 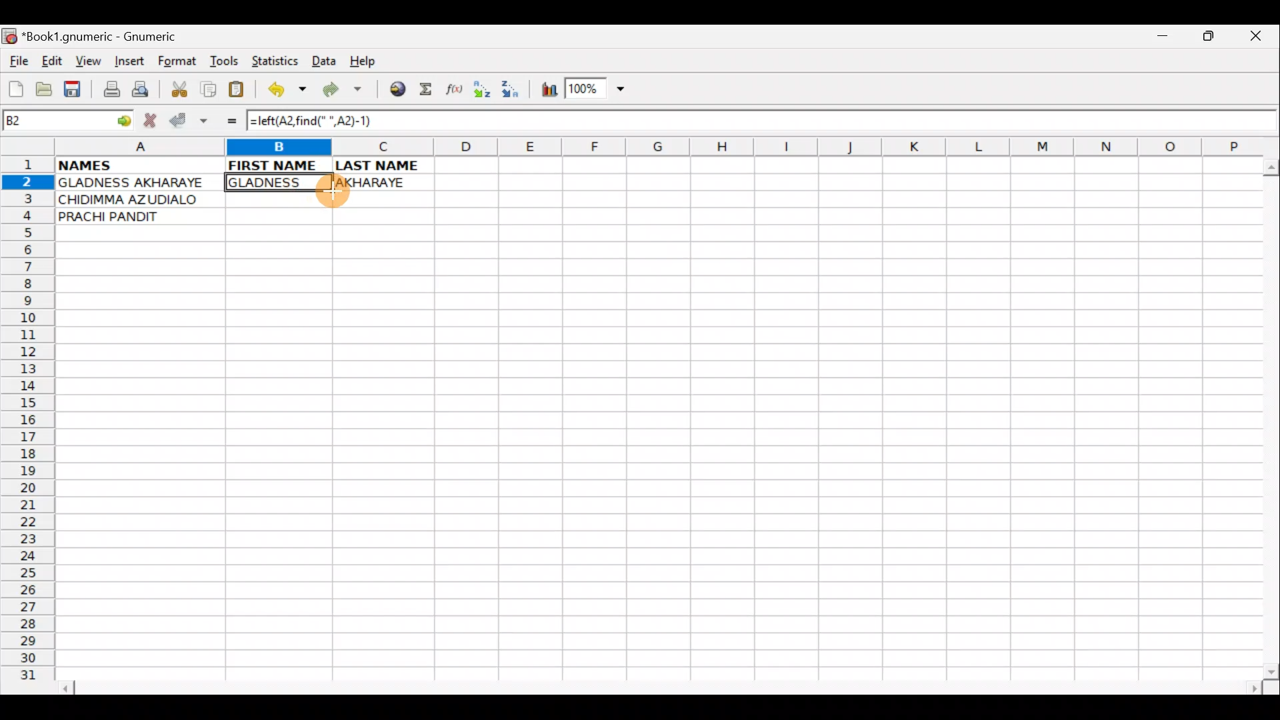 What do you see at coordinates (209, 89) in the screenshot?
I see `Copy selection` at bounding box center [209, 89].